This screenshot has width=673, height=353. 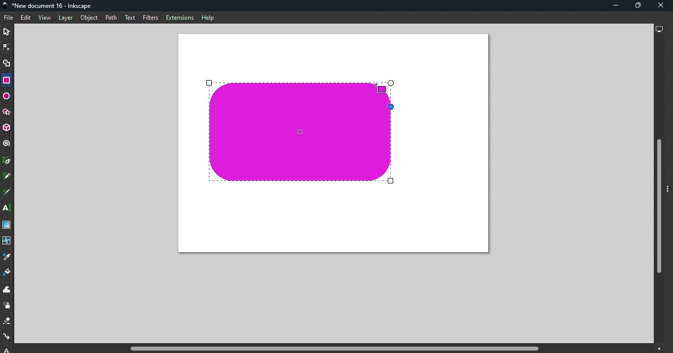 I want to click on Close, so click(x=661, y=6).